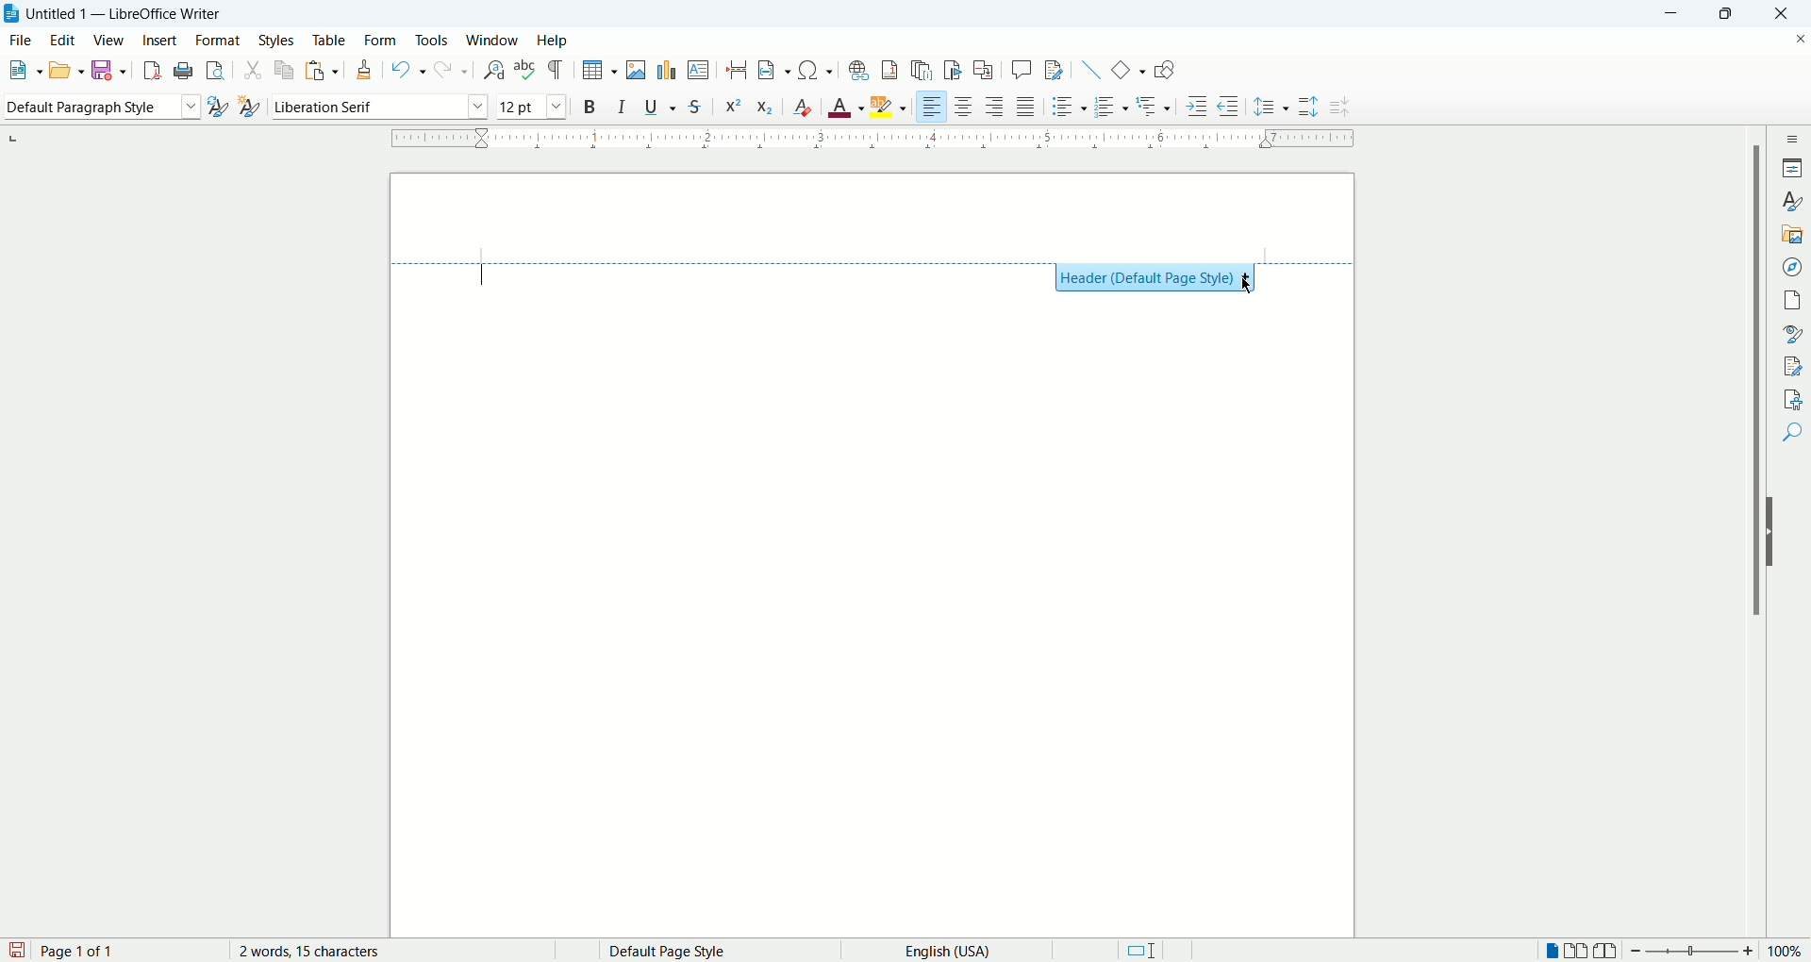 Image resolution: width=1811 pixels, height=962 pixels. What do you see at coordinates (110, 41) in the screenshot?
I see `view` at bounding box center [110, 41].